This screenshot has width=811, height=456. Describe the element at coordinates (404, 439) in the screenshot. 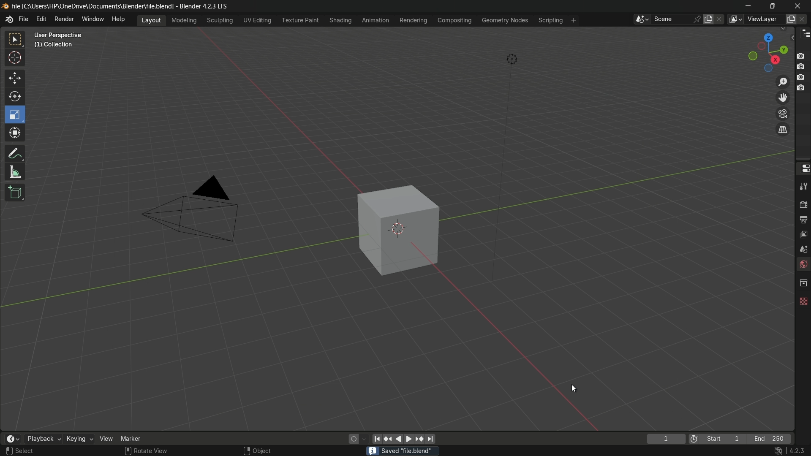

I see `play animation` at that location.